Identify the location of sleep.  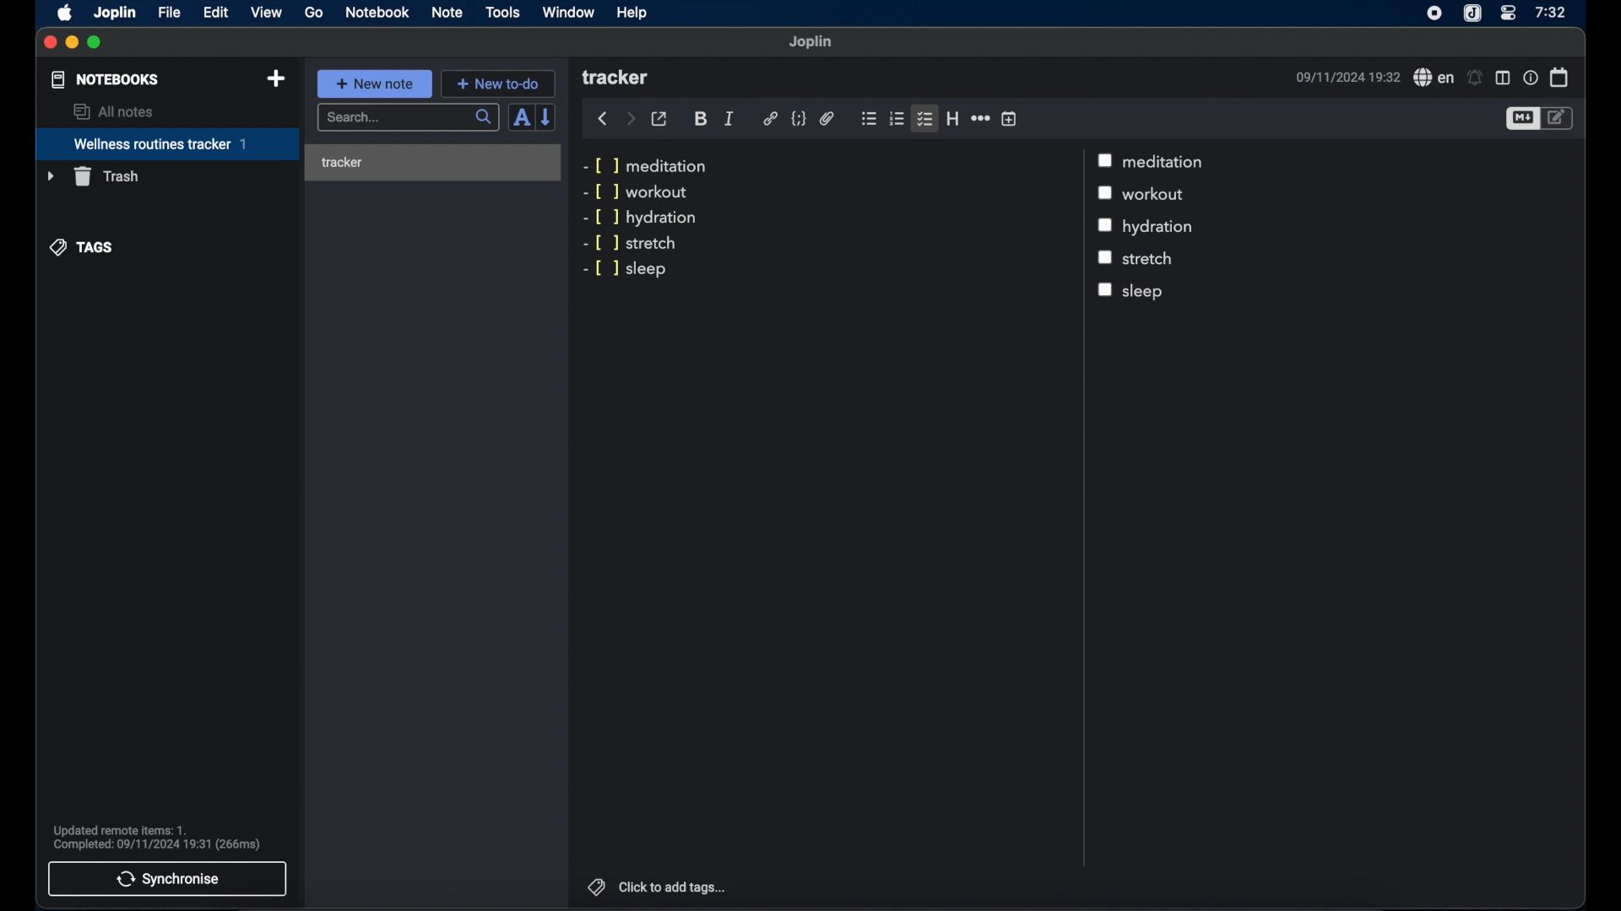
(1166, 292).